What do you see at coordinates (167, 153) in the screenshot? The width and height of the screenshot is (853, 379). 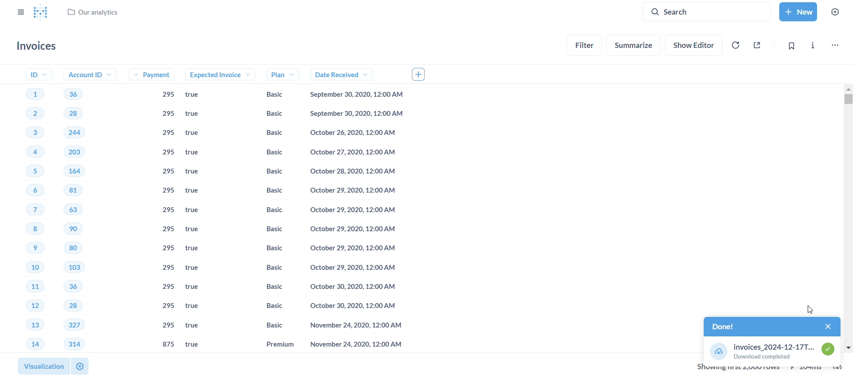 I see `295` at bounding box center [167, 153].